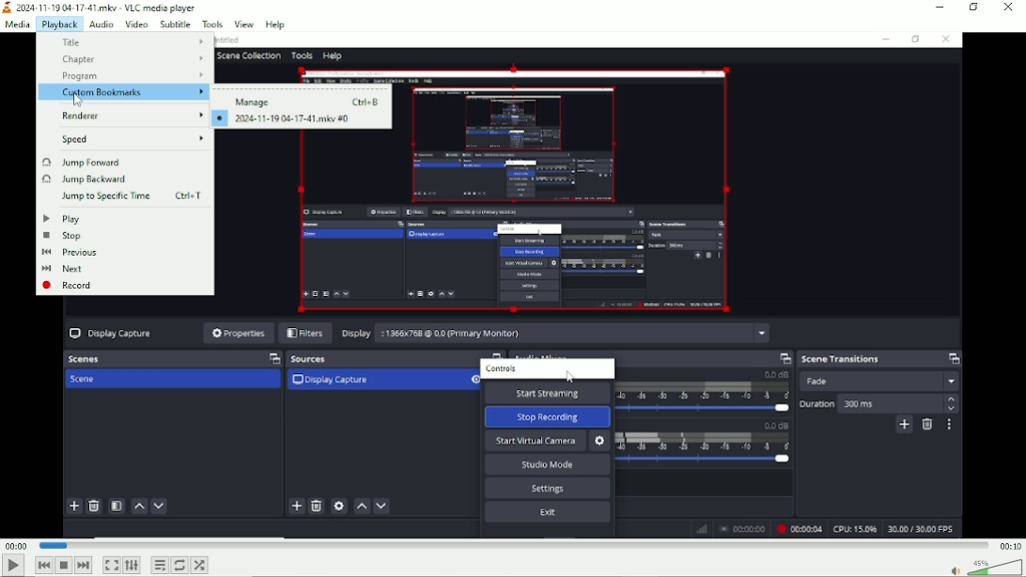 This screenshot has width=1026, height=577. Describe the element at coordinates (12, 566) in the screenshot. I see `Play` at that location.